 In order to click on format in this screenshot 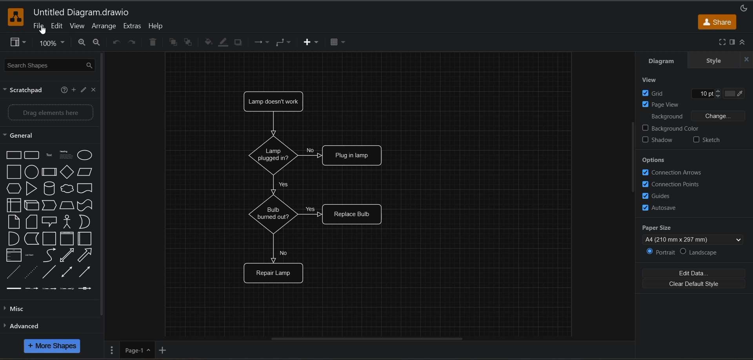, I will do `click(734, 42)`.